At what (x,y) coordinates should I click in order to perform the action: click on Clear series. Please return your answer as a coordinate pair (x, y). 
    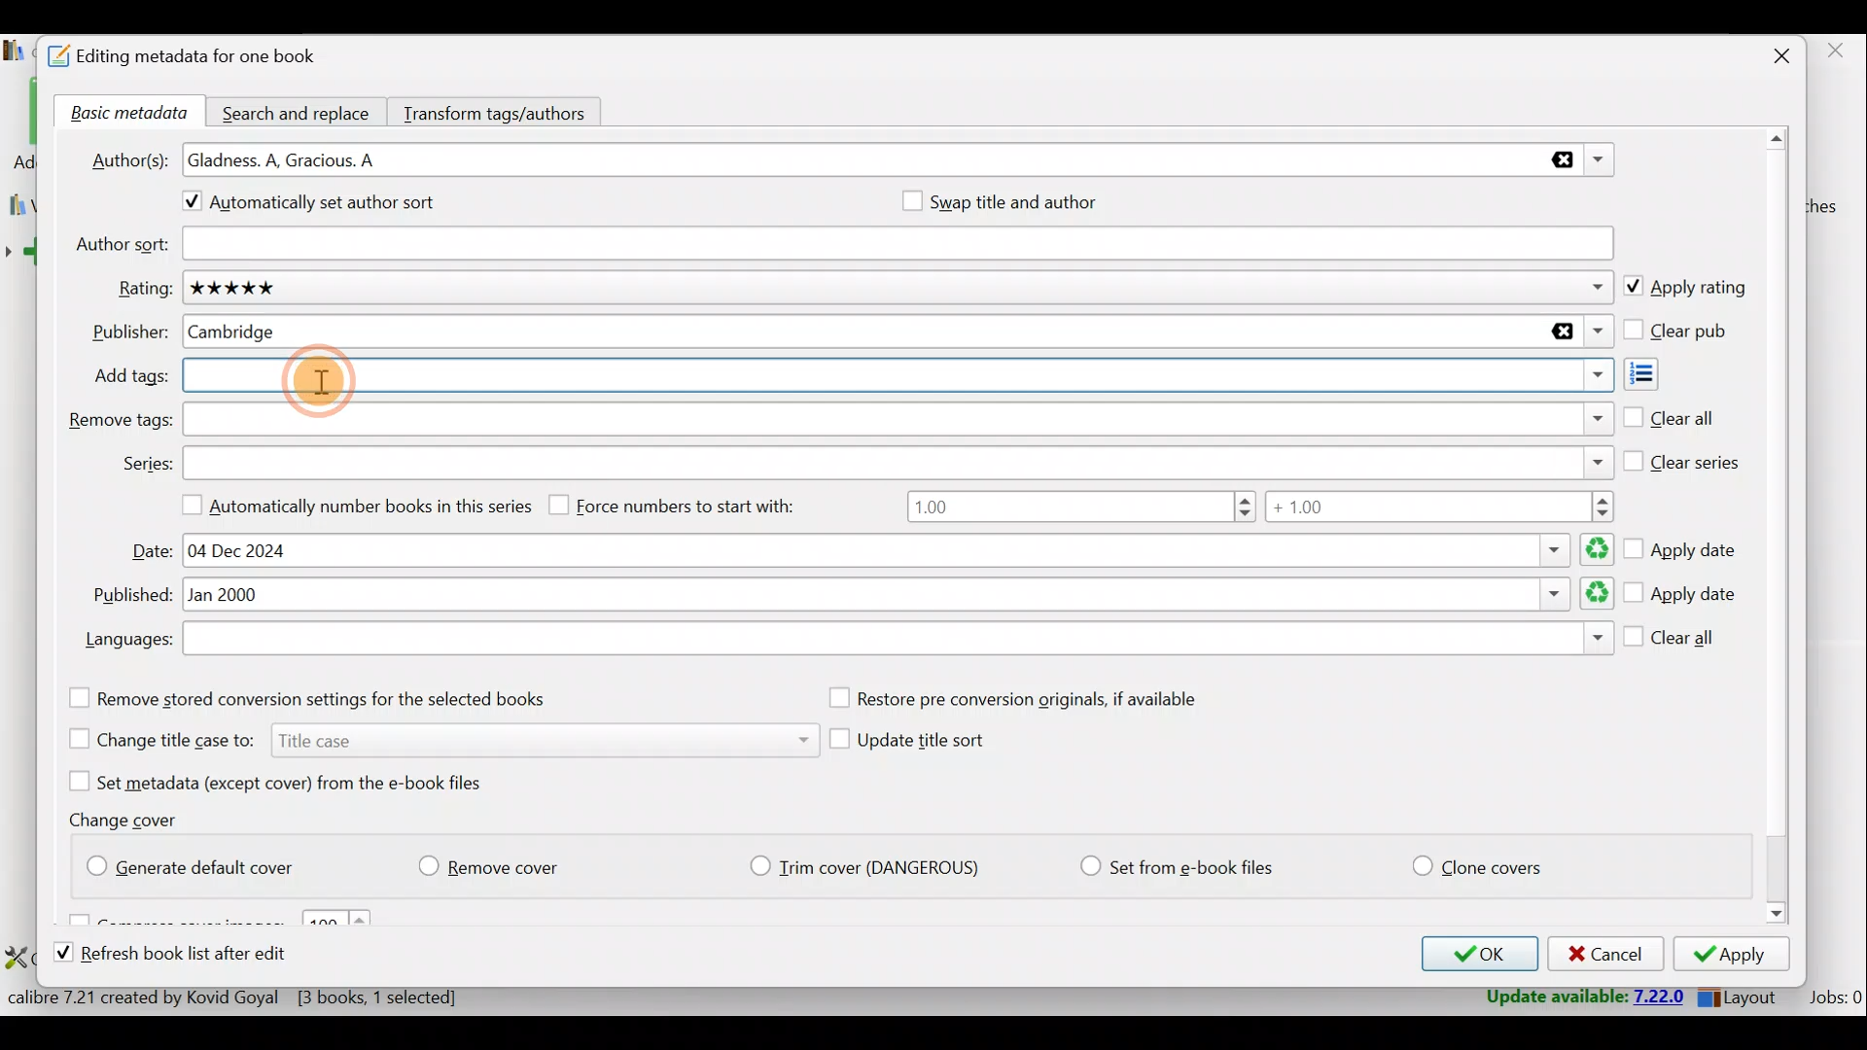
    Looking at the image, I should click on (1683, 458).